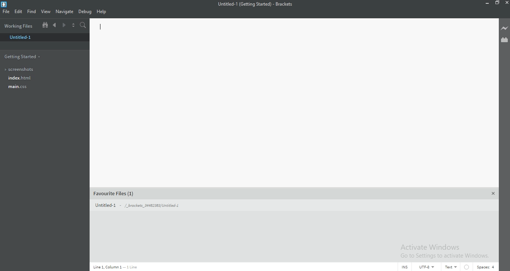  What do you see at coordinates (294, 102) in the screenshot?
I see `Editor` at bounding box center [294, 102].